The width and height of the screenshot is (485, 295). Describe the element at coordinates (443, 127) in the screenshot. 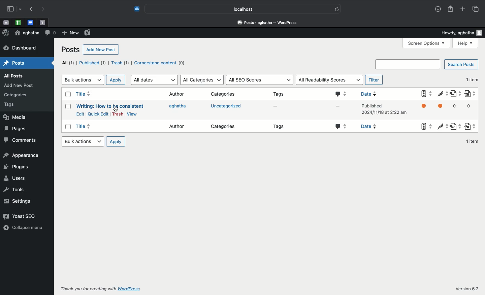

I see `Readability ` at that location.